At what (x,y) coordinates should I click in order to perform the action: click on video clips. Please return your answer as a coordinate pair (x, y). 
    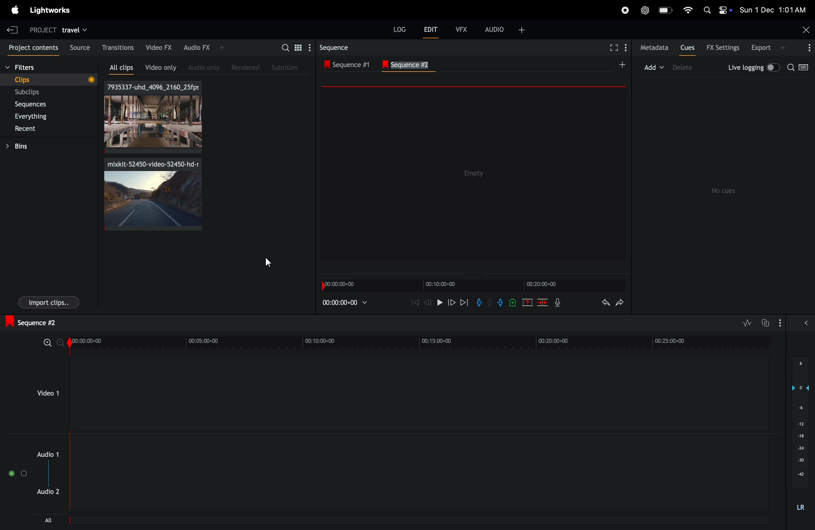
    Looking at the image, I should click on (47, 394).